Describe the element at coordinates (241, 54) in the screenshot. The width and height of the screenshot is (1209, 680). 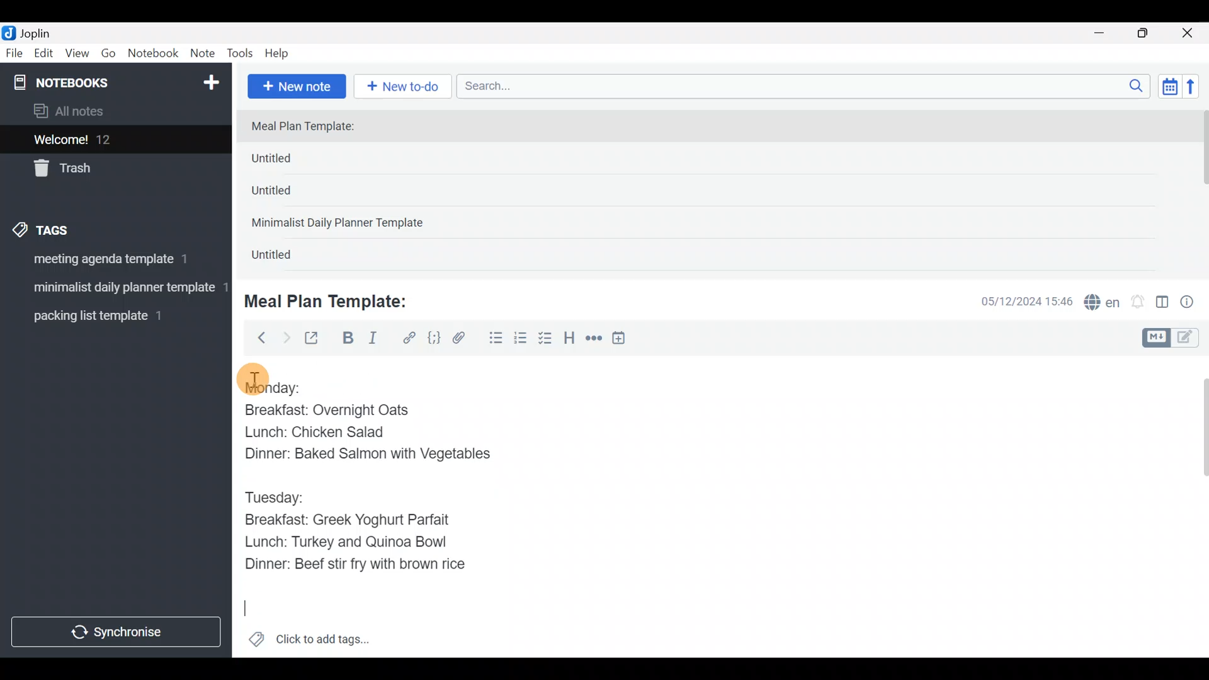
I see `Tools` at that location.